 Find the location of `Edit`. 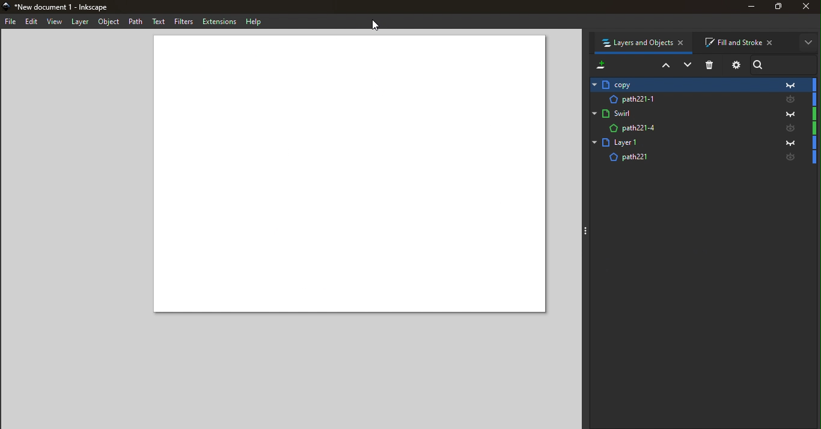

Edit is located at coordinates (32, 22).